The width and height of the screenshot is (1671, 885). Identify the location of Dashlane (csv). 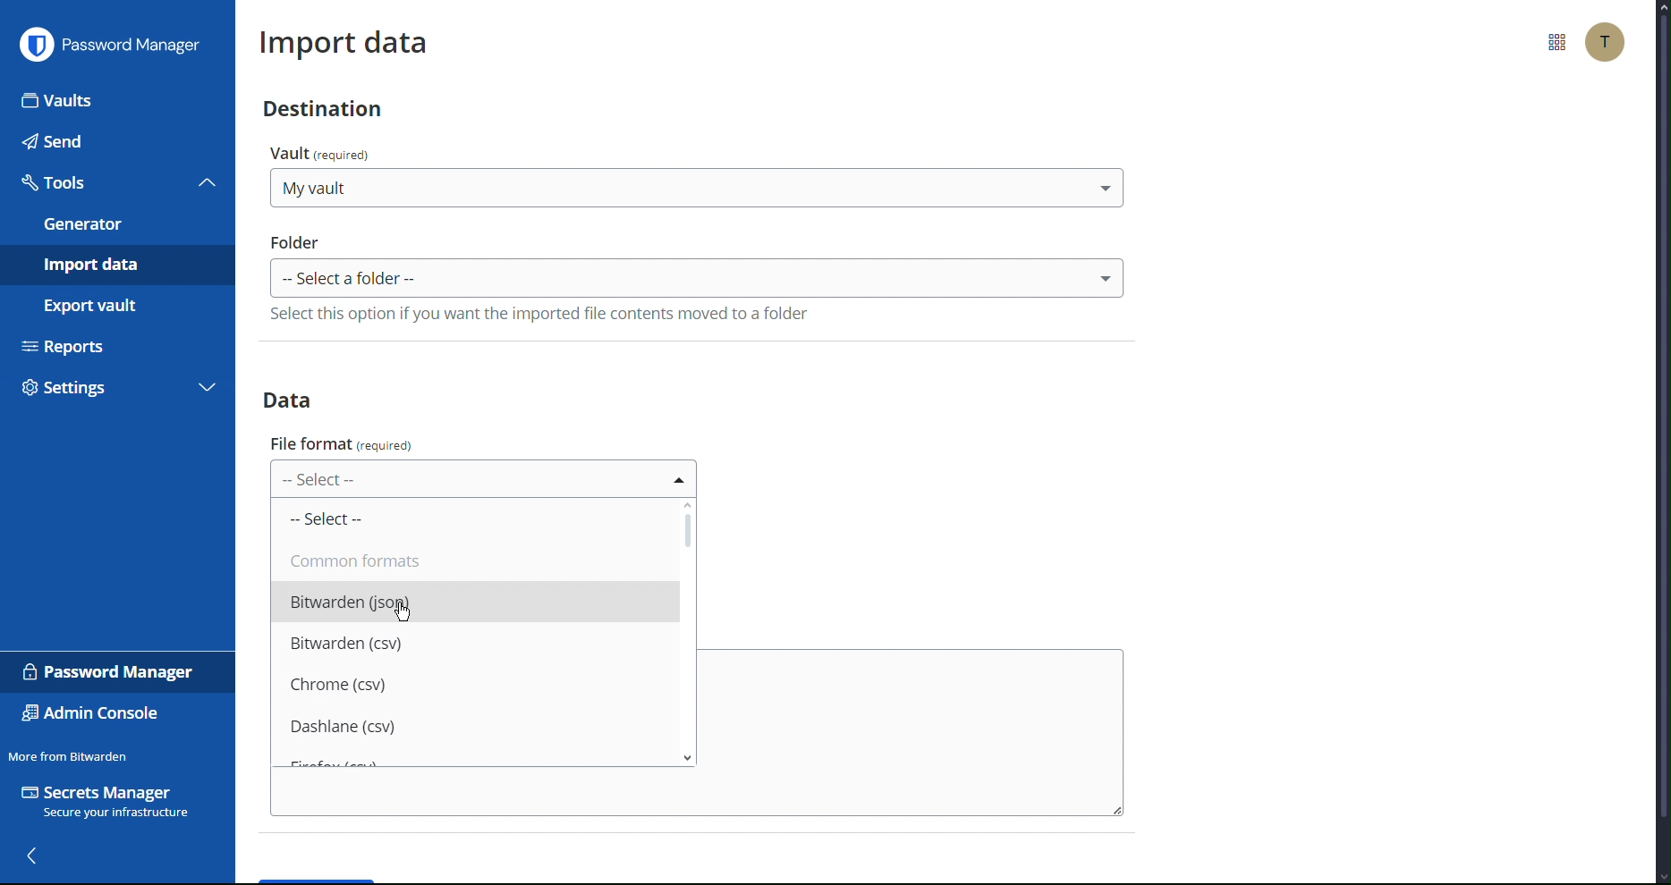
(471, 729).